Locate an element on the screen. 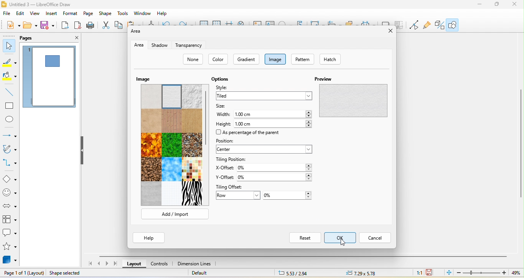  none is located at coordinates (193, 58).